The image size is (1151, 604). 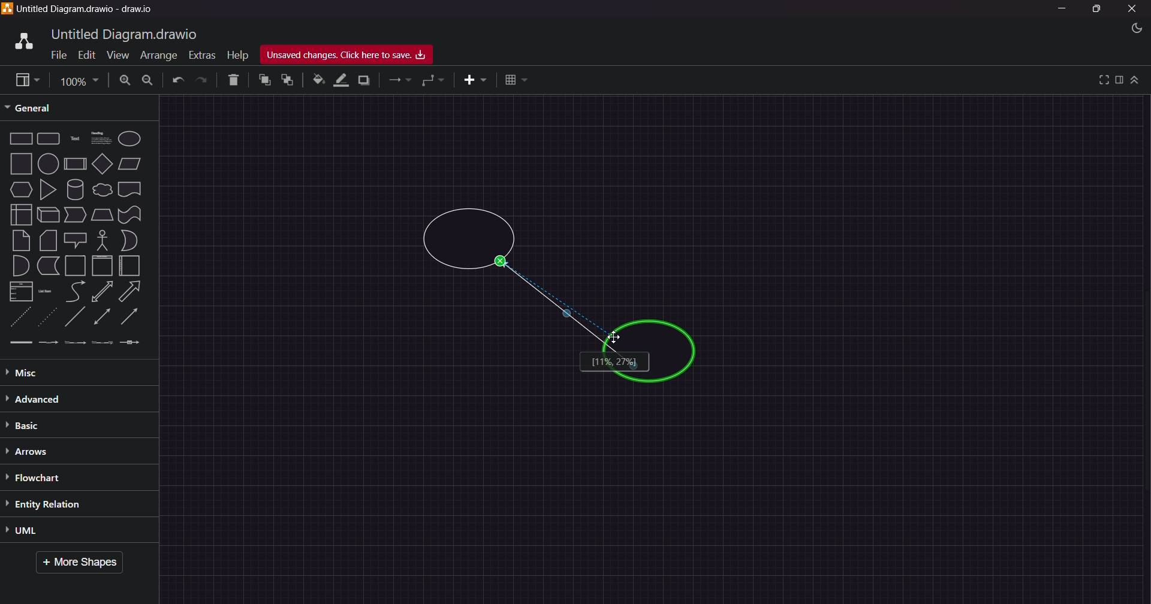 I want to click on cursor, so click(x=615, y=337).